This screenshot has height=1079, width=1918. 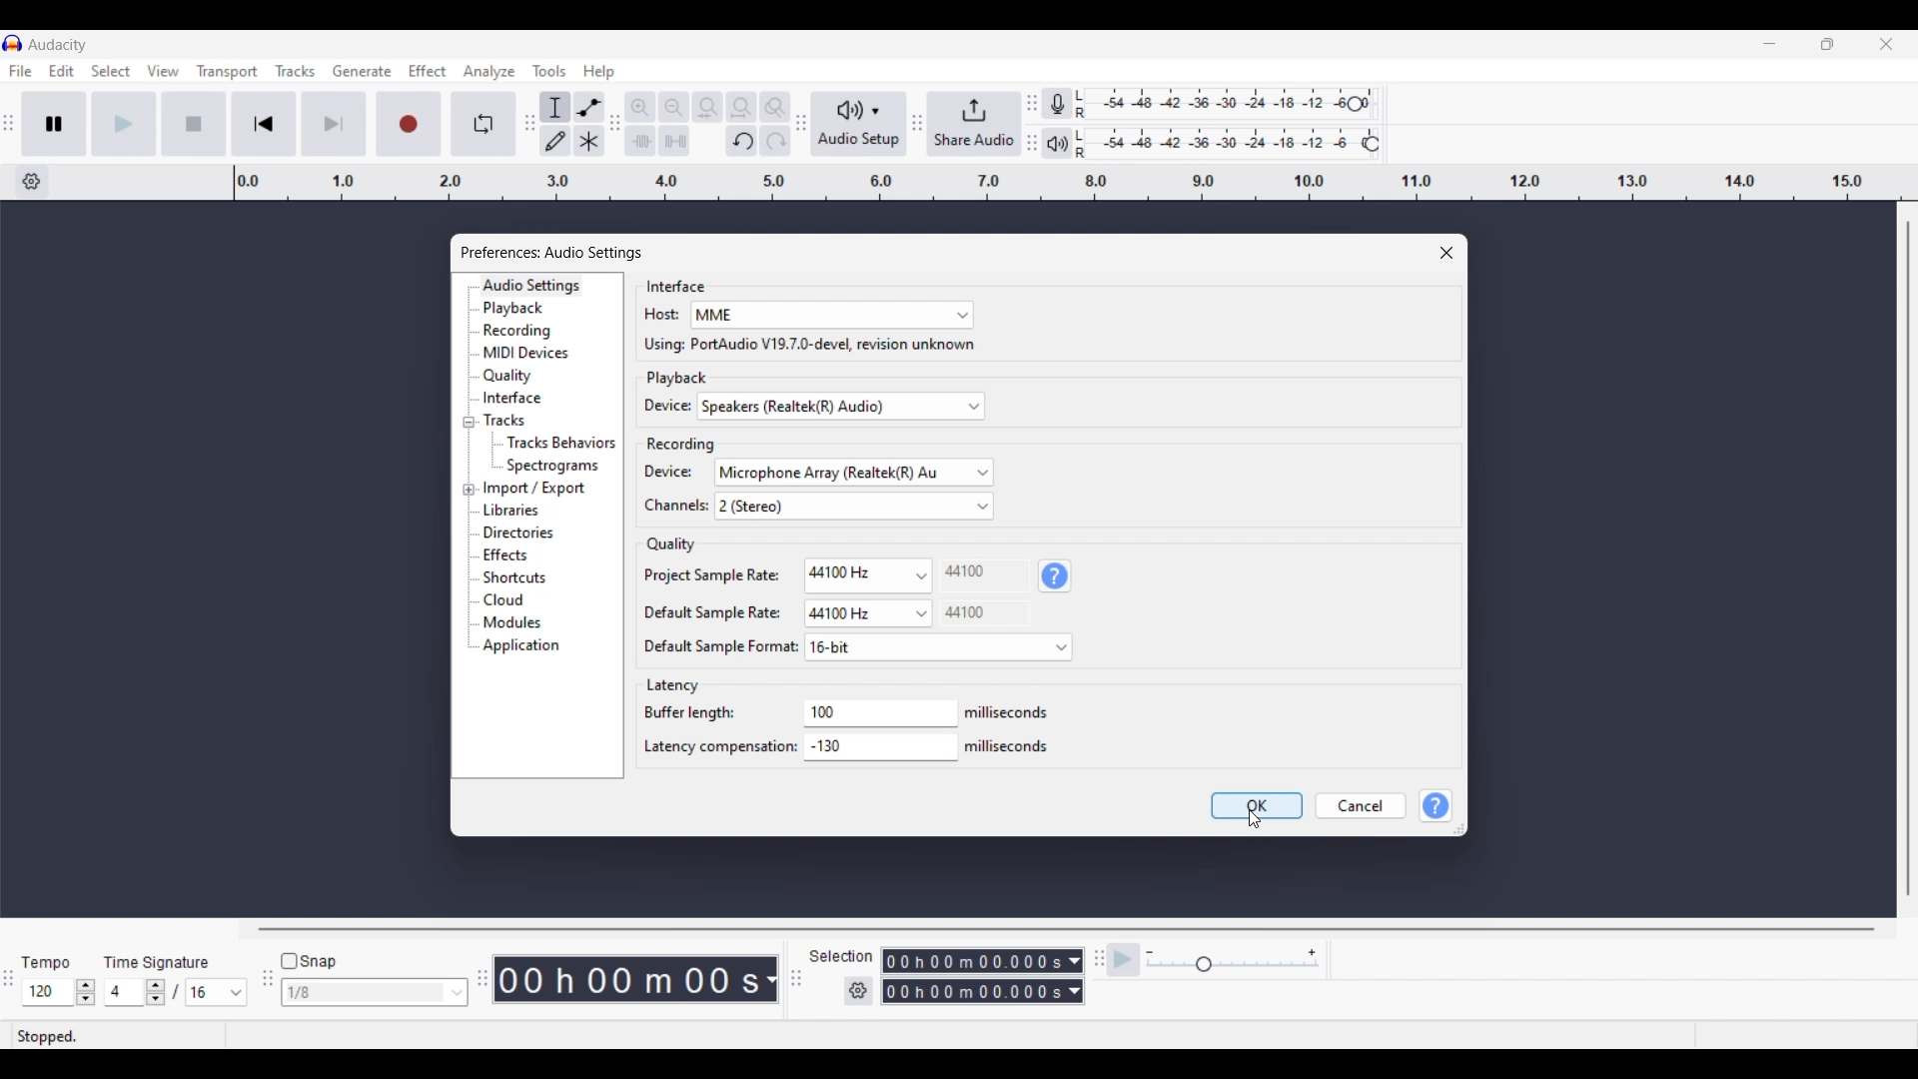 I want to click on Horizontal slide bar, so click(x=1067, y=929).